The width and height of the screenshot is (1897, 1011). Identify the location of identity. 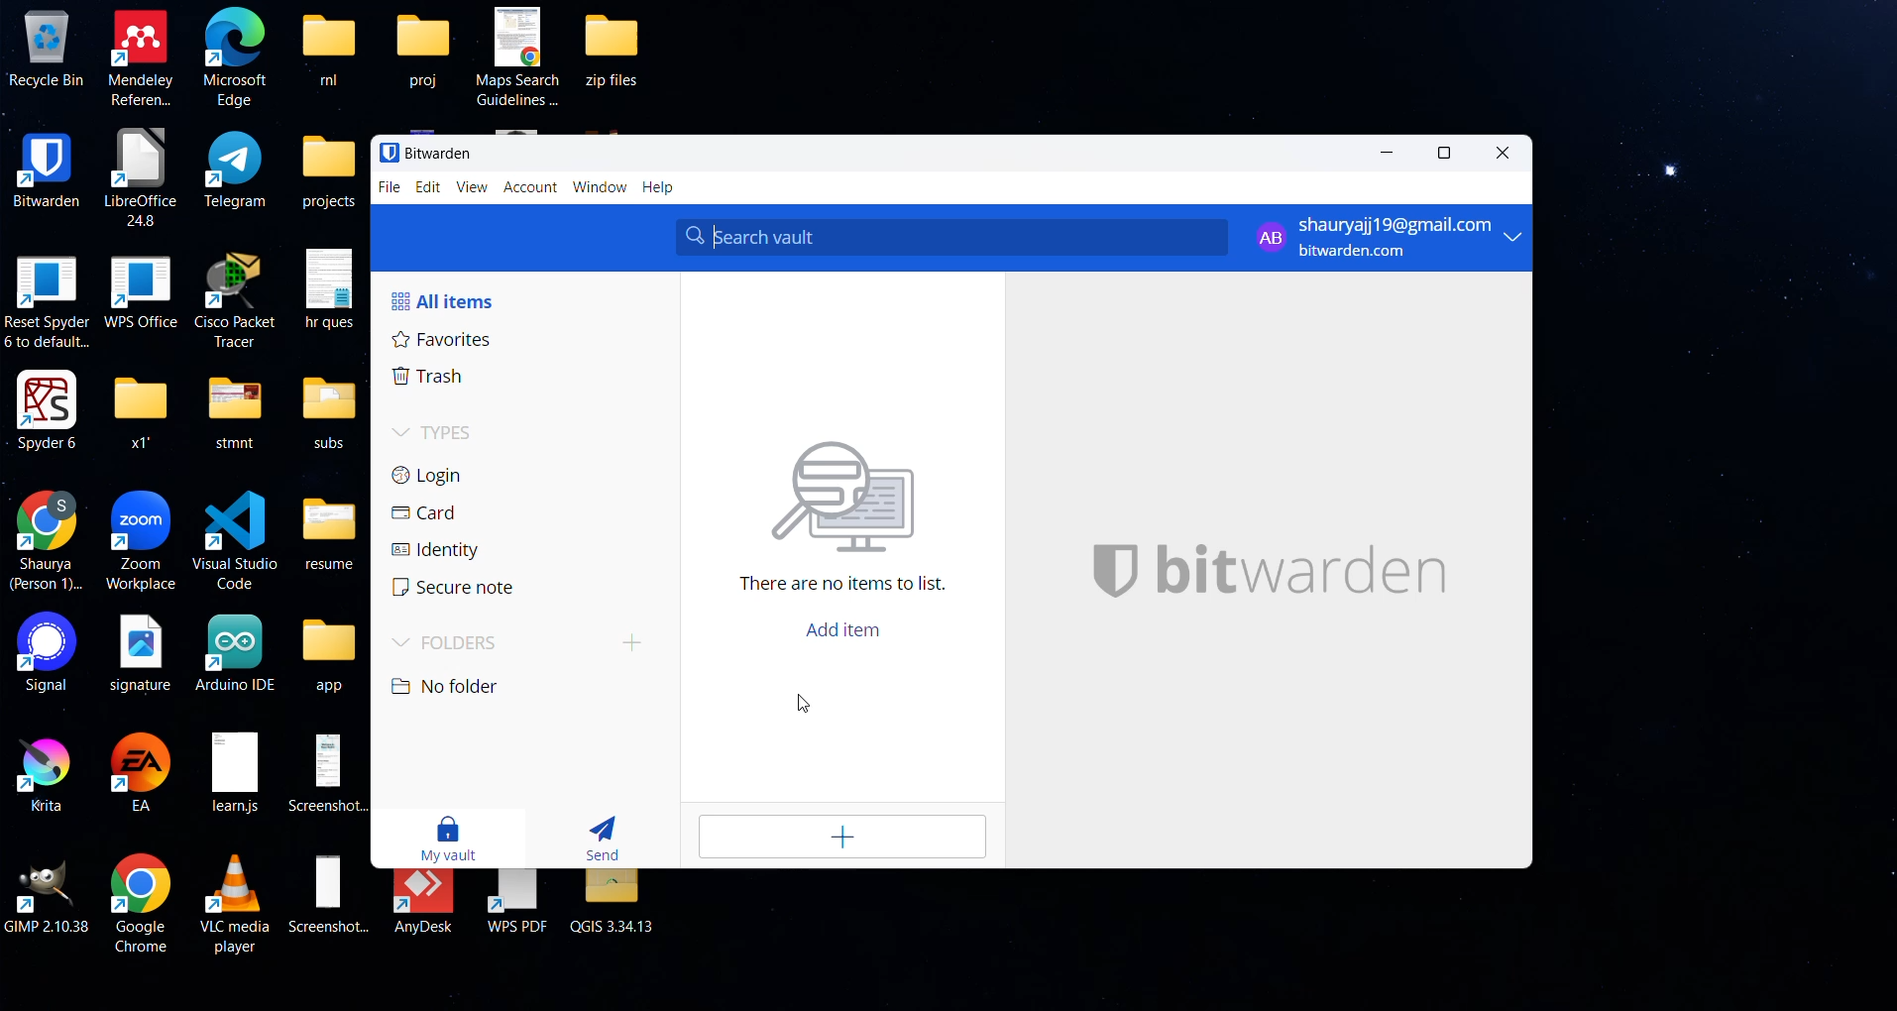
(456, 552).